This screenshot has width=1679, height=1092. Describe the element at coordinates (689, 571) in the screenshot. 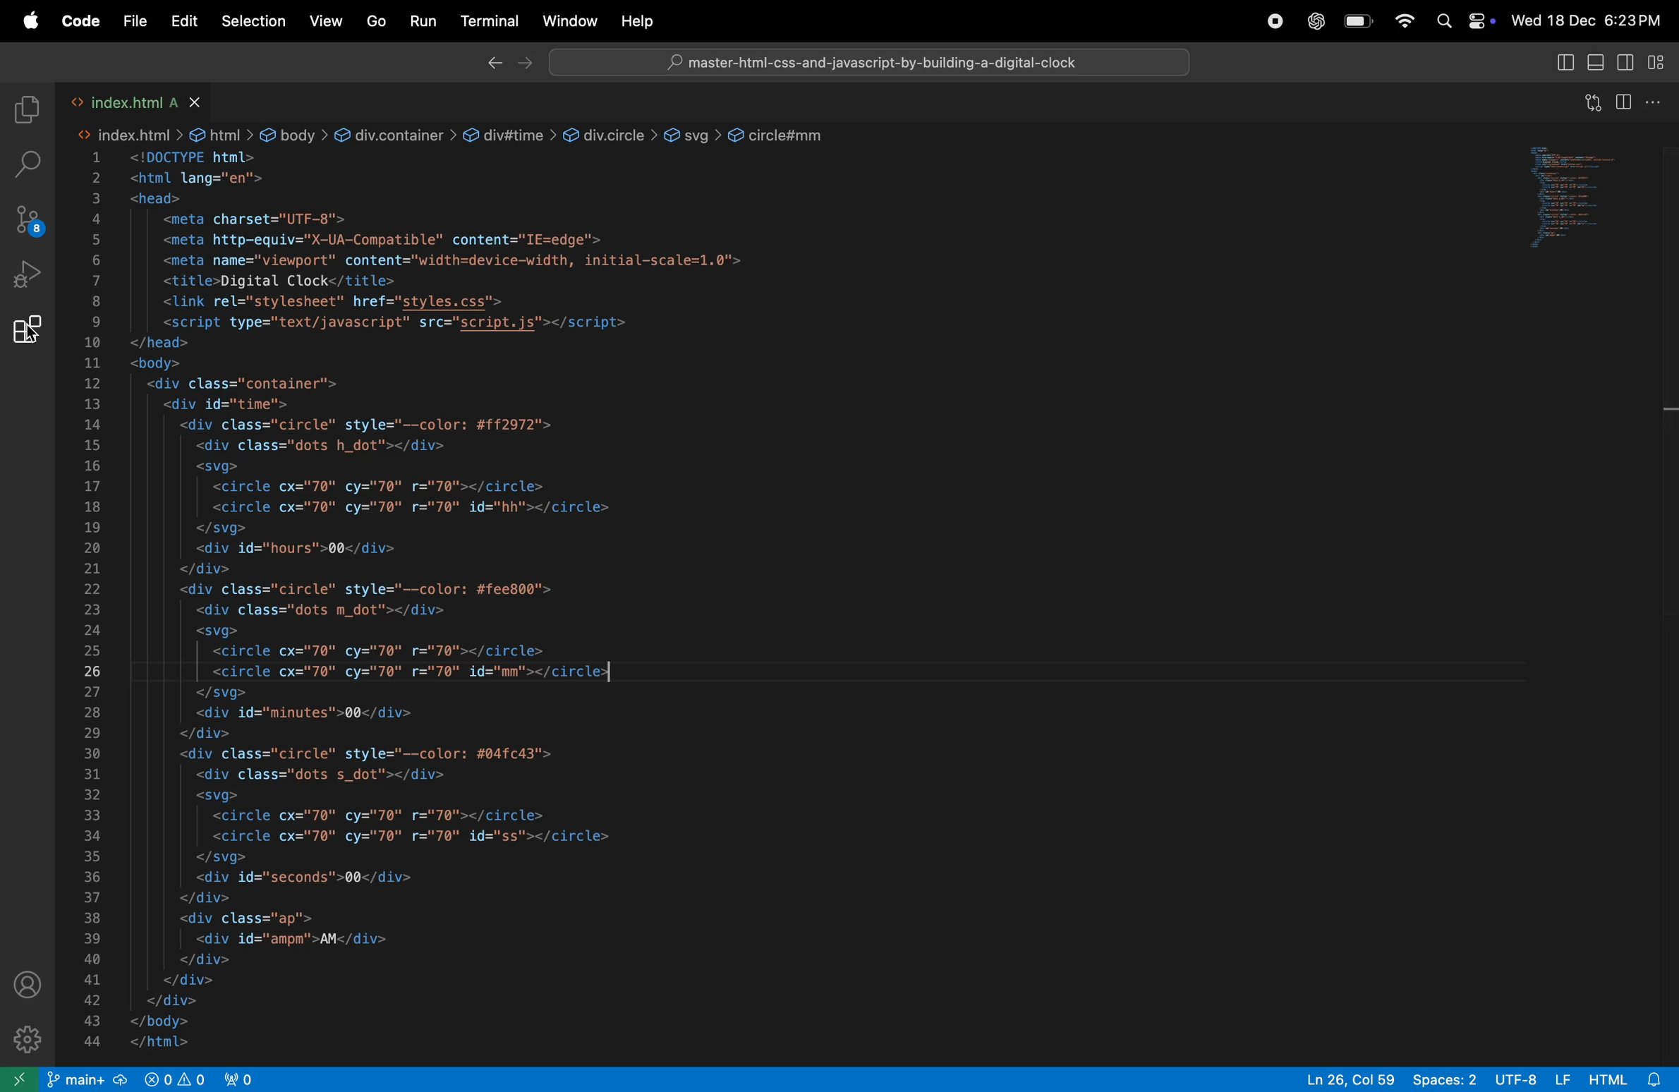

I see `This code block describing about front page of a website` at that location.